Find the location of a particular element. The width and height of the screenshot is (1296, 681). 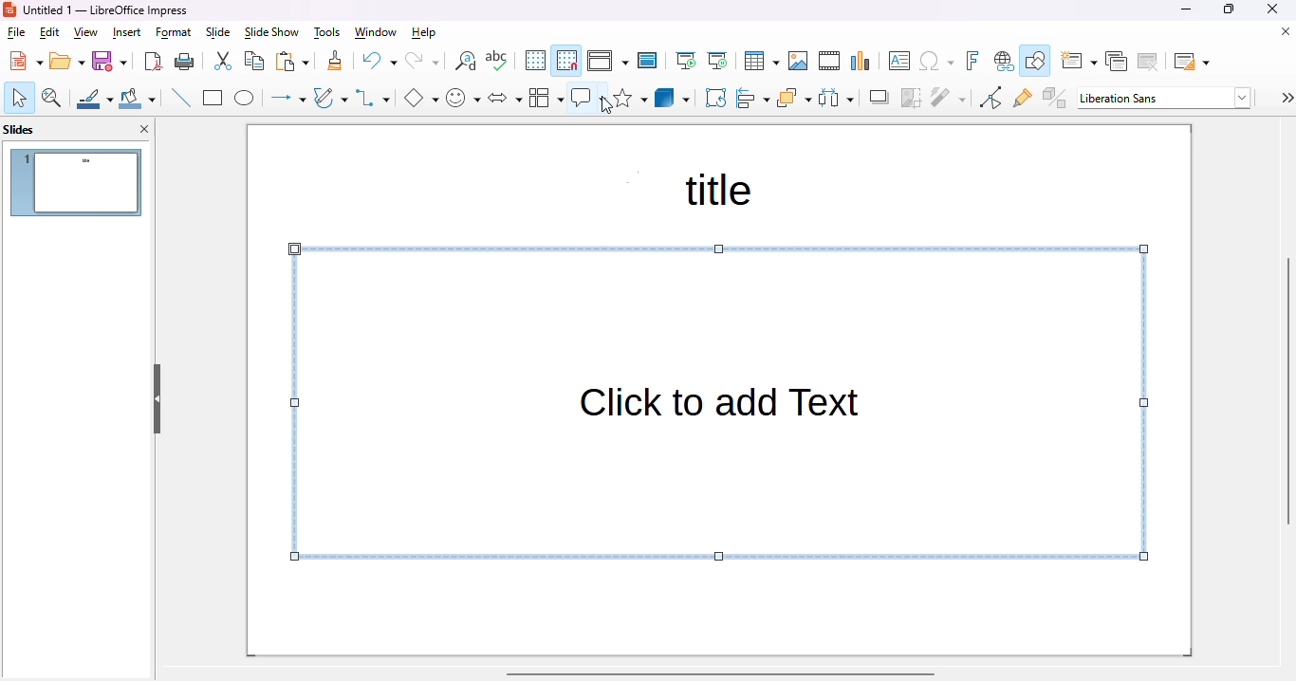

snap to grid is located at coordinates (567, 61).